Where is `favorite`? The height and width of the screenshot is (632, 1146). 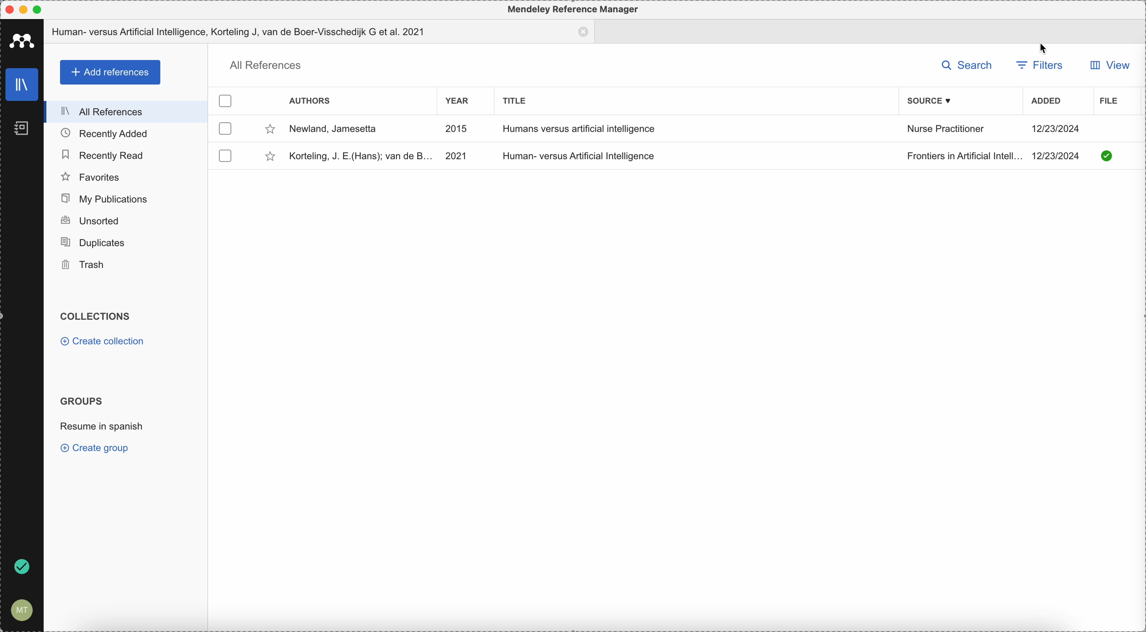
favorite is located at coordinates (268, 129).